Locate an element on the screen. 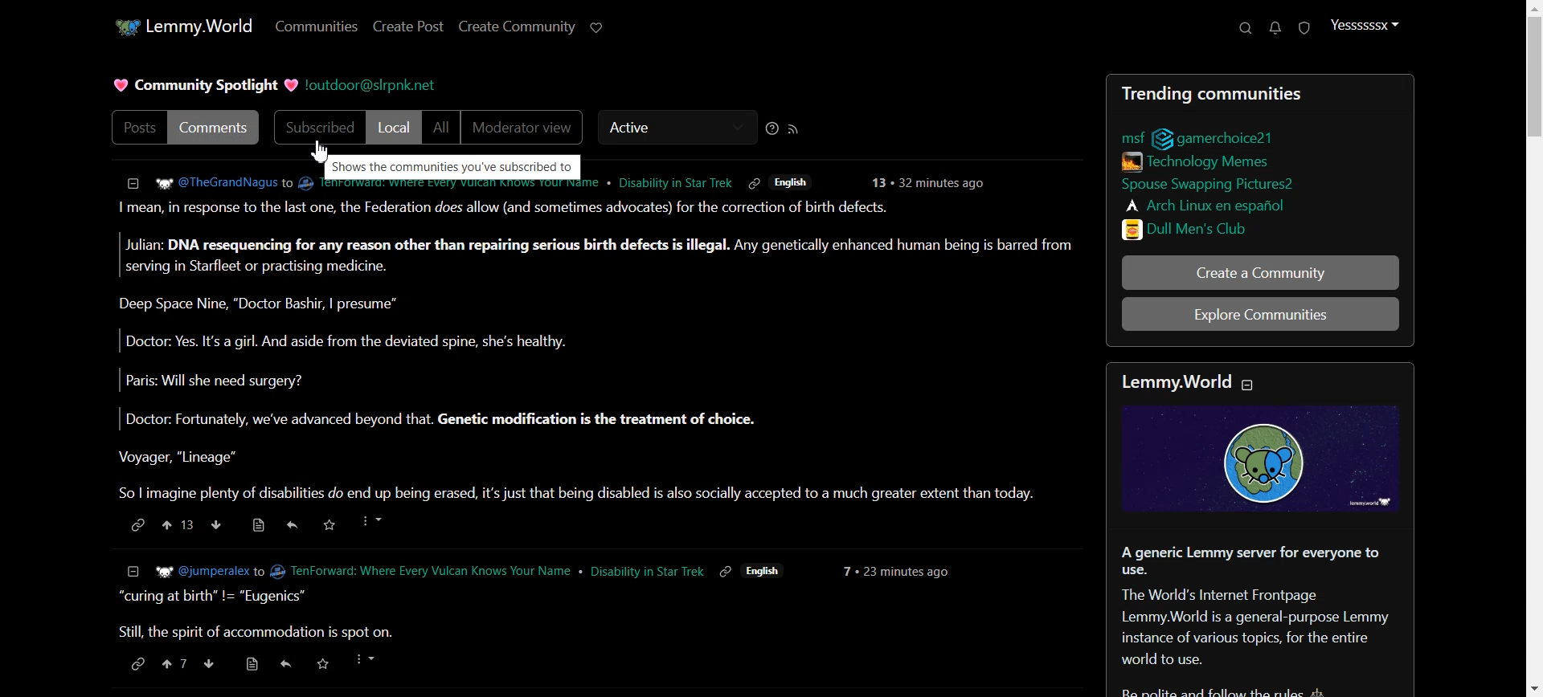 The width and height of the screenshot is (1543, 697). downvote is located at coordinates (208, 664).